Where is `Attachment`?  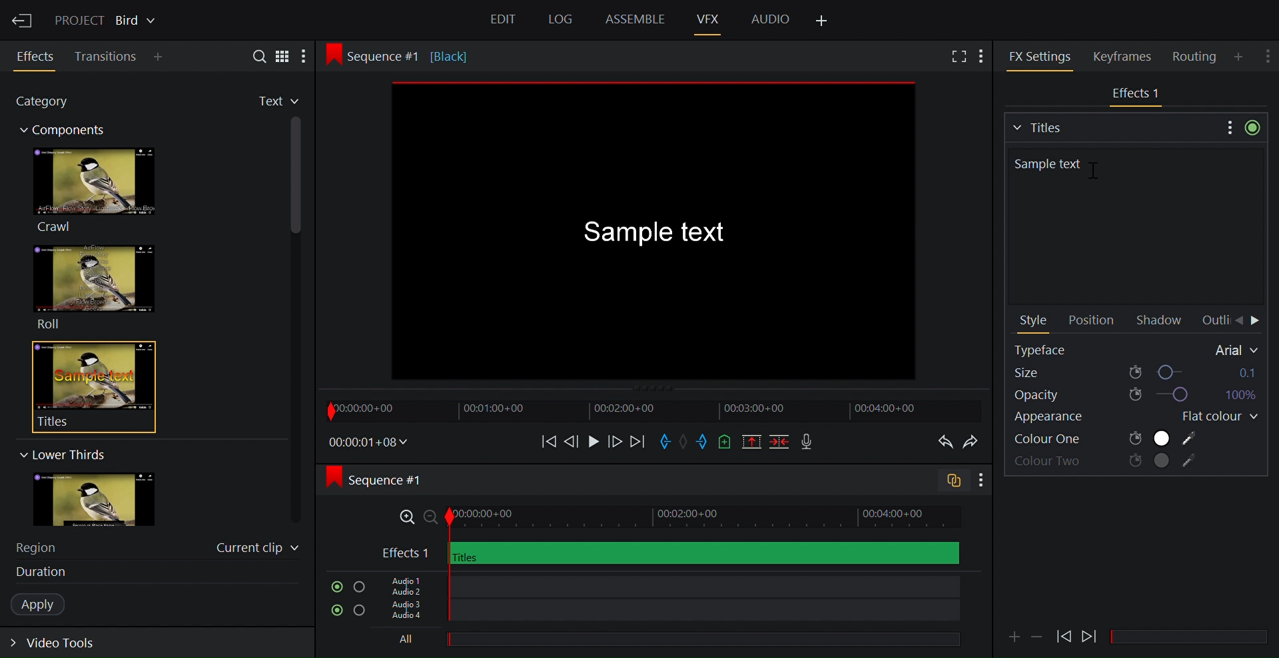
Attachment is located at coordinates (1014, 637).